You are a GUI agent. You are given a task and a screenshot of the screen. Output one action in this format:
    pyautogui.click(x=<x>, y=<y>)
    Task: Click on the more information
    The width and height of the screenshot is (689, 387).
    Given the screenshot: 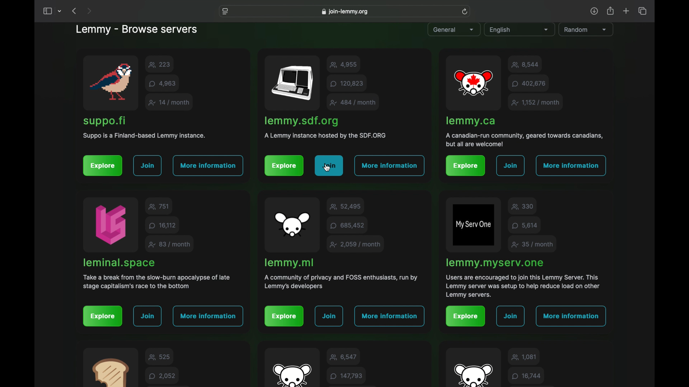 What is the action you would take?
    pyautogui.click(x=572, y=166)
    